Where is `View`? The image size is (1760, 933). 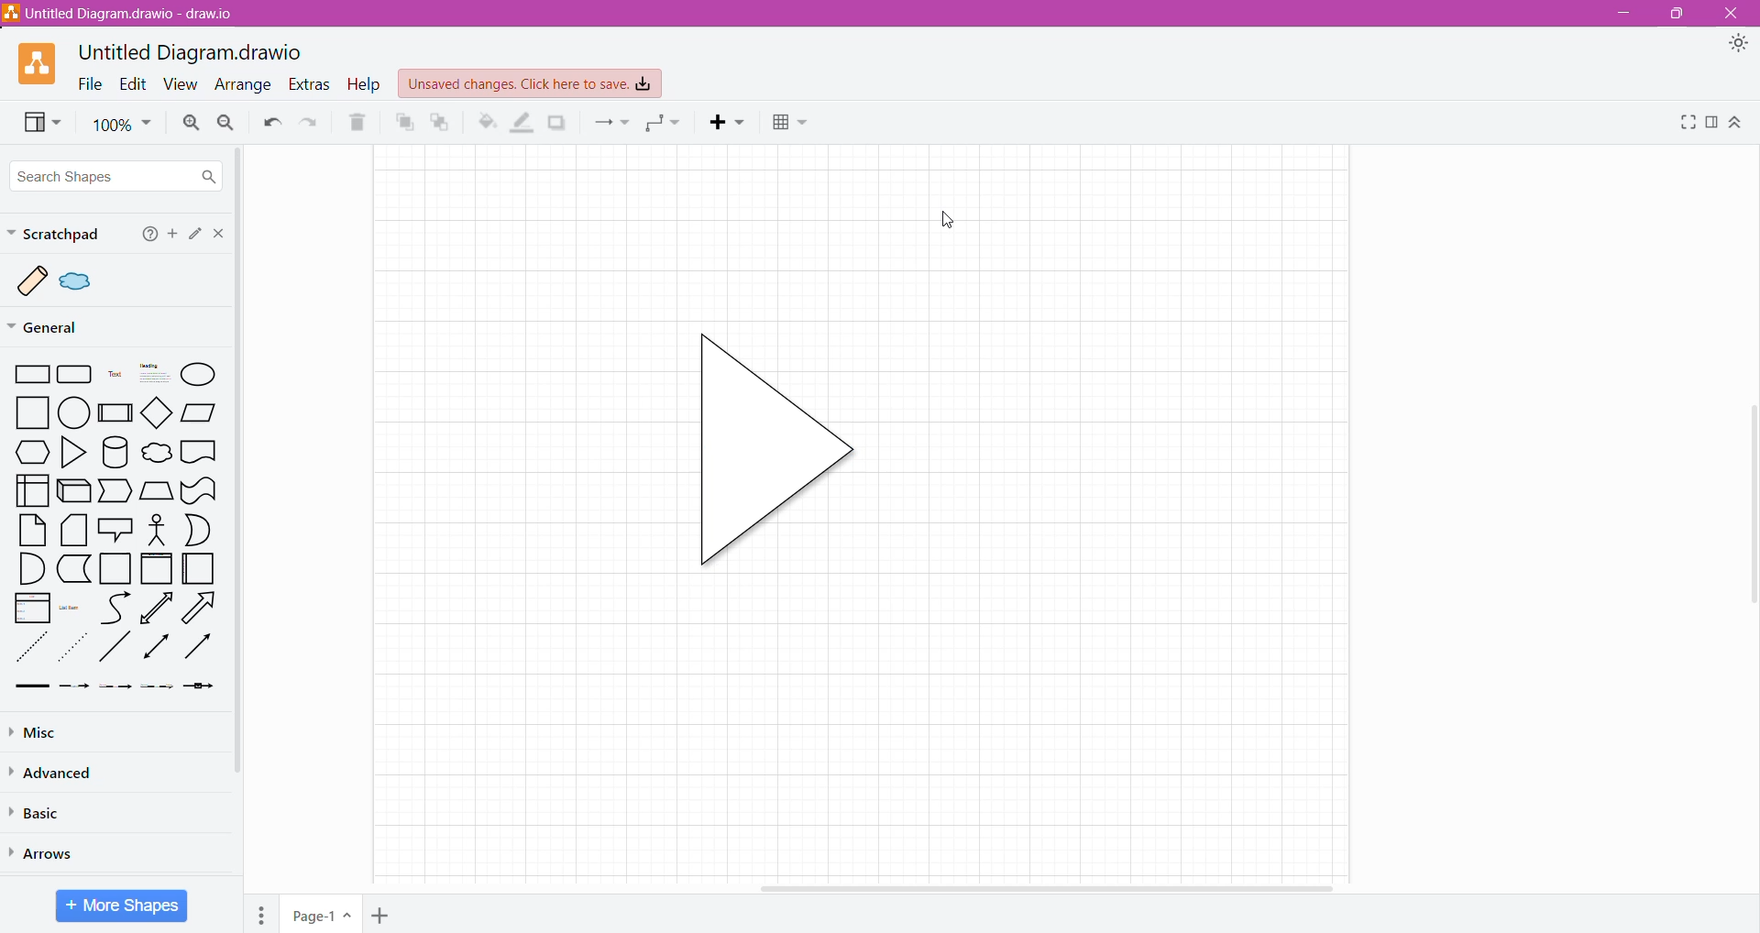 View is located at coordinates (34, 124).